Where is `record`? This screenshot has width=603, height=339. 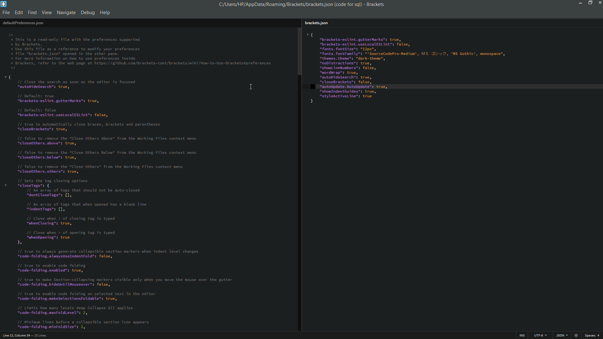
record is located at coordinates (577, 335).